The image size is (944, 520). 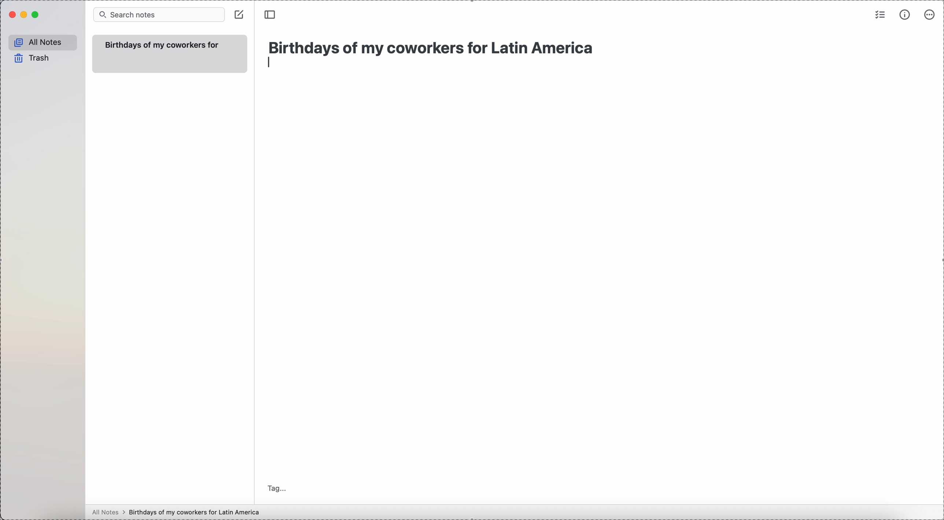 I want to click on check list, so click(x=879, y=14).